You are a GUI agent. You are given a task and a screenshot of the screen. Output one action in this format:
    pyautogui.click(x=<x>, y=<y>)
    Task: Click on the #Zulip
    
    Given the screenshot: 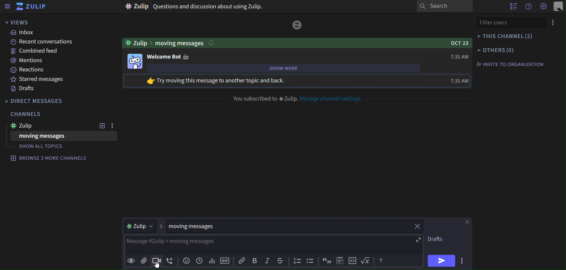 What is the action you would take?
    pyautogui.click(x=48, y=125)
    